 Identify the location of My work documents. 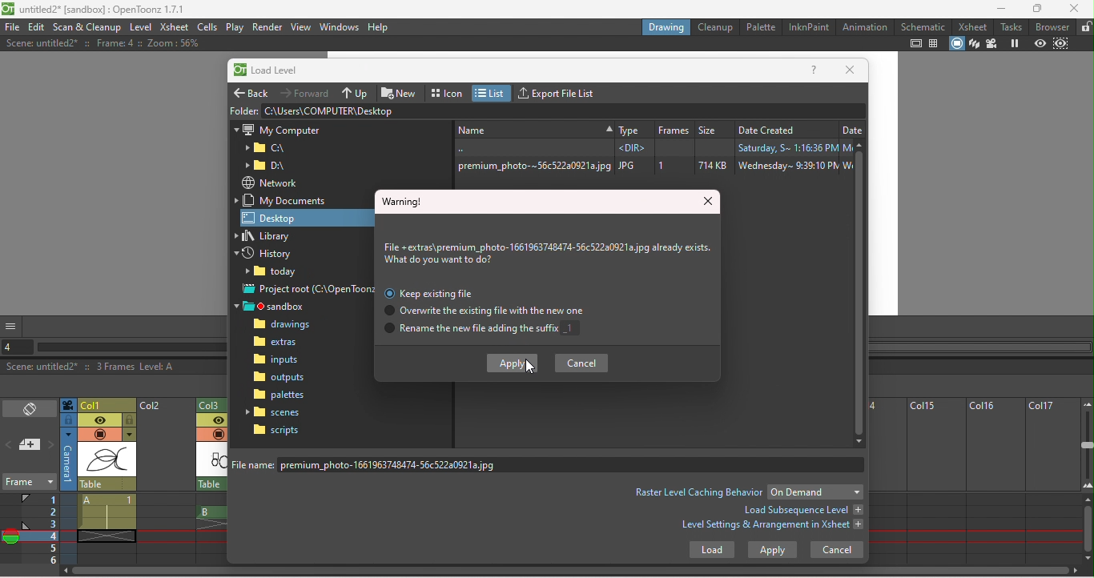
(285, 200).